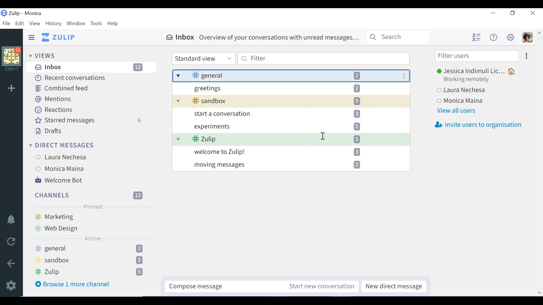 Image resolution: width=543 pixels, height=305 pixels. What do you see at coordinates (96, 24) in the screenshot?
I see `Tools` at bounding box center [96, 24].